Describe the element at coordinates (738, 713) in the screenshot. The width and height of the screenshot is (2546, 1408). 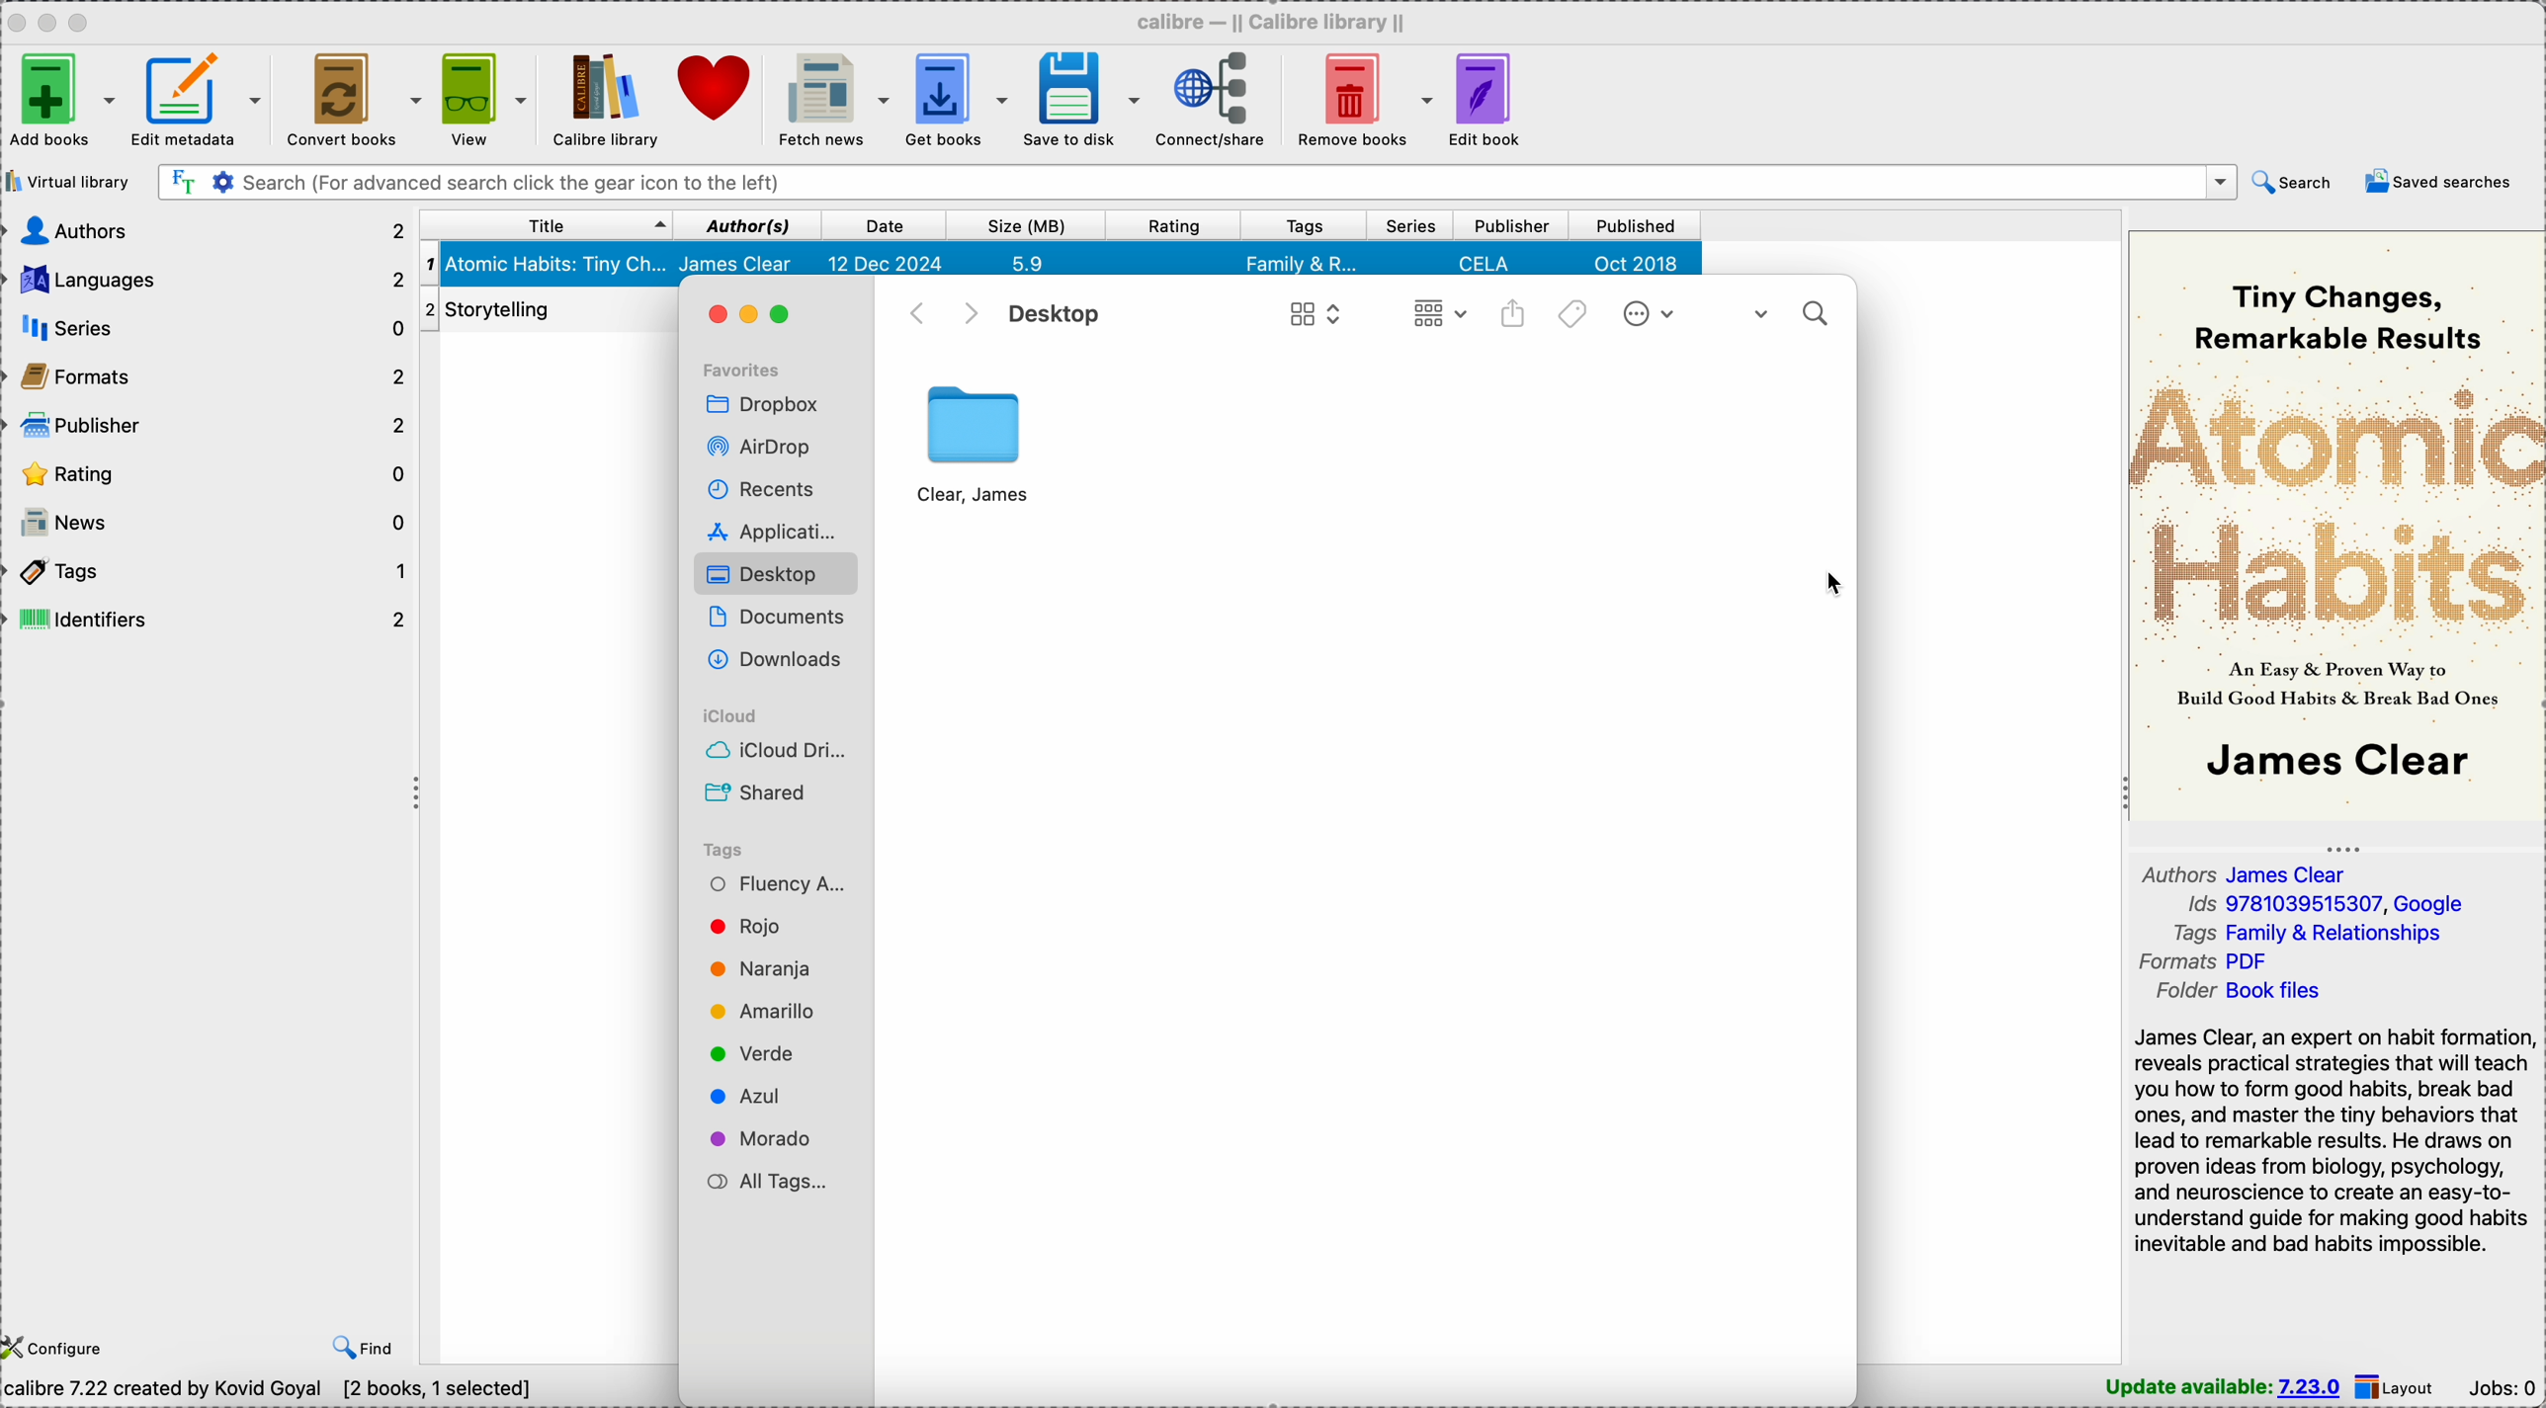
I see `iCloud` at that location.